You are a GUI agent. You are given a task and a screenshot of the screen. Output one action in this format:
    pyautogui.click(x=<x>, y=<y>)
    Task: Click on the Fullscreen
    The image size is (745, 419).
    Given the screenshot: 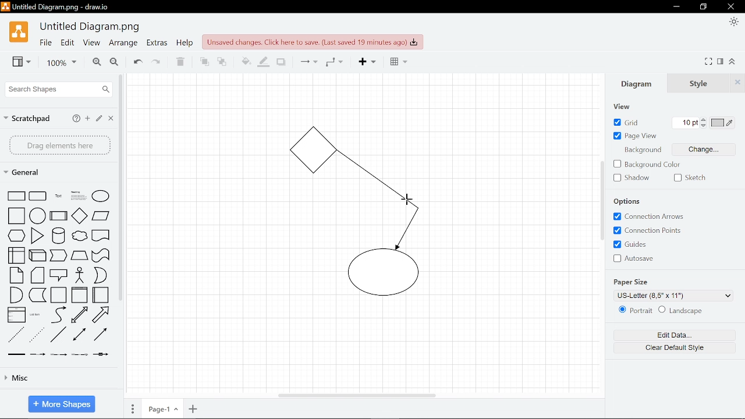 What is the action you would take?
    pyautogui.click(x=709, y=61)
    